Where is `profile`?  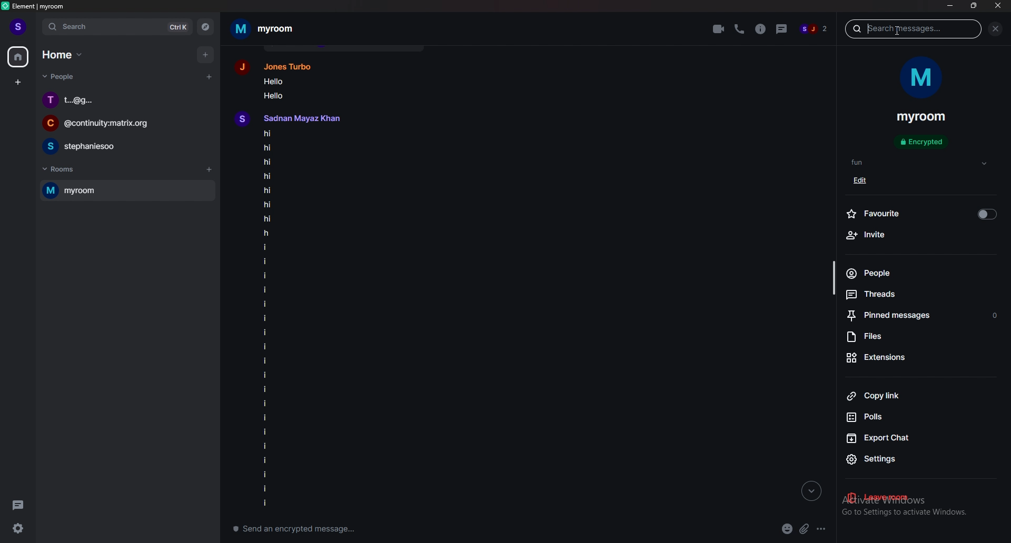 profile is located at coordinates (19, 26).